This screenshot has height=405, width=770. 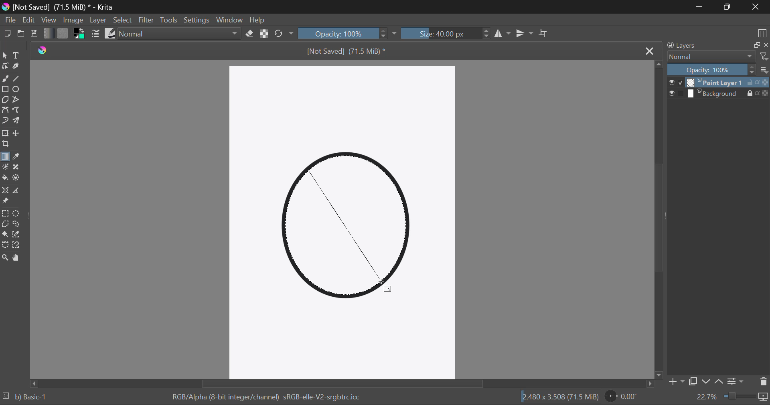 I want to click on Settings, so click(x=737, y=381).